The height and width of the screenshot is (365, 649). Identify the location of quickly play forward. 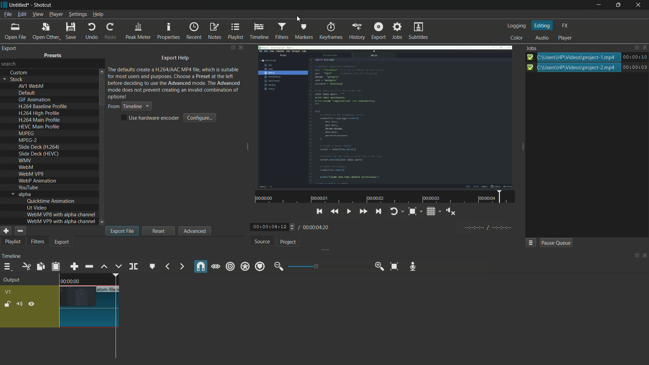
(437, 228).